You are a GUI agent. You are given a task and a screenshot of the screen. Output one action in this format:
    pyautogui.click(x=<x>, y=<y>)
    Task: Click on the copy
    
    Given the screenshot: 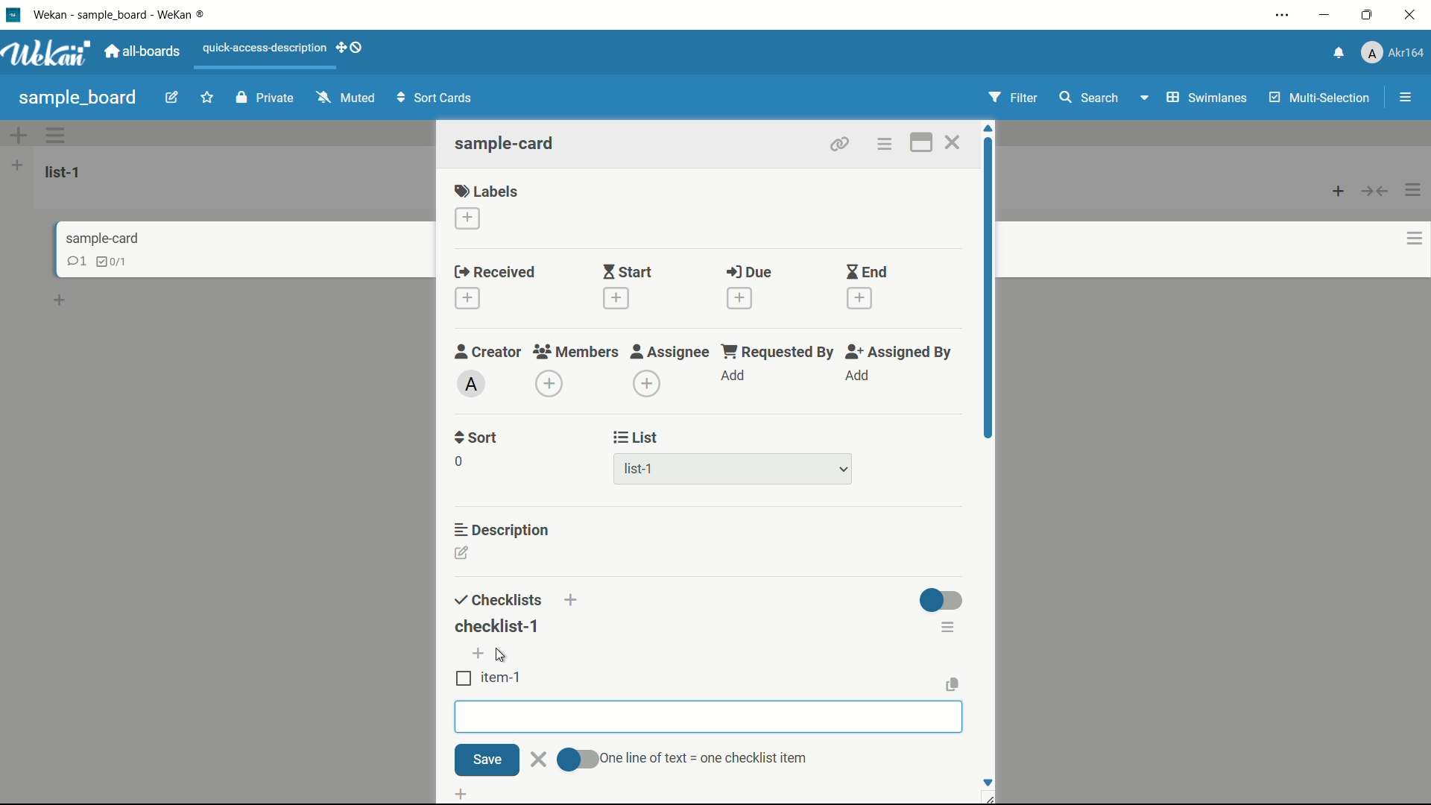 What is the action you would take?
    pyautogui.click(x=952, y=684)
    